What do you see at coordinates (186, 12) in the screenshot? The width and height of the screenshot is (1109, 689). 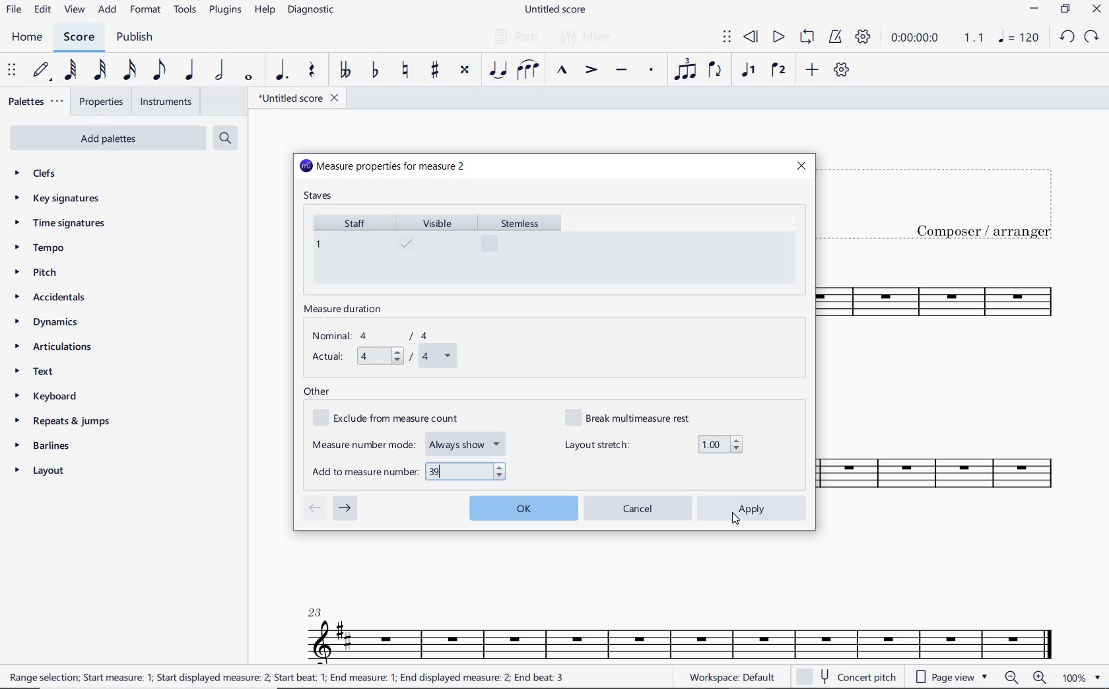 I see `TOOLS` at bounding box center [186, 12].